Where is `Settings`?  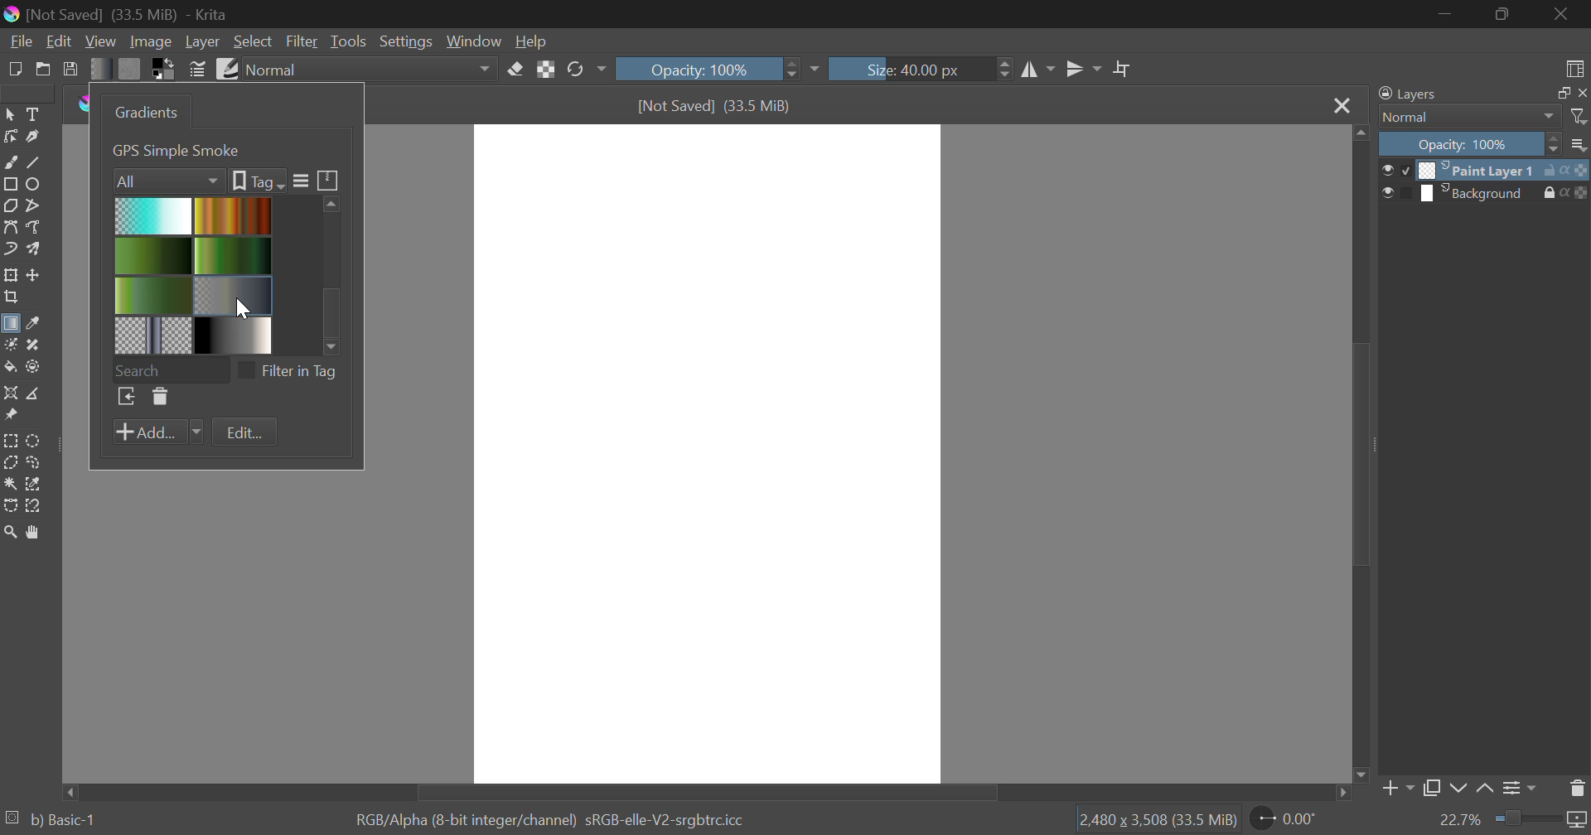
Settings is located at coordinates (404, 41).